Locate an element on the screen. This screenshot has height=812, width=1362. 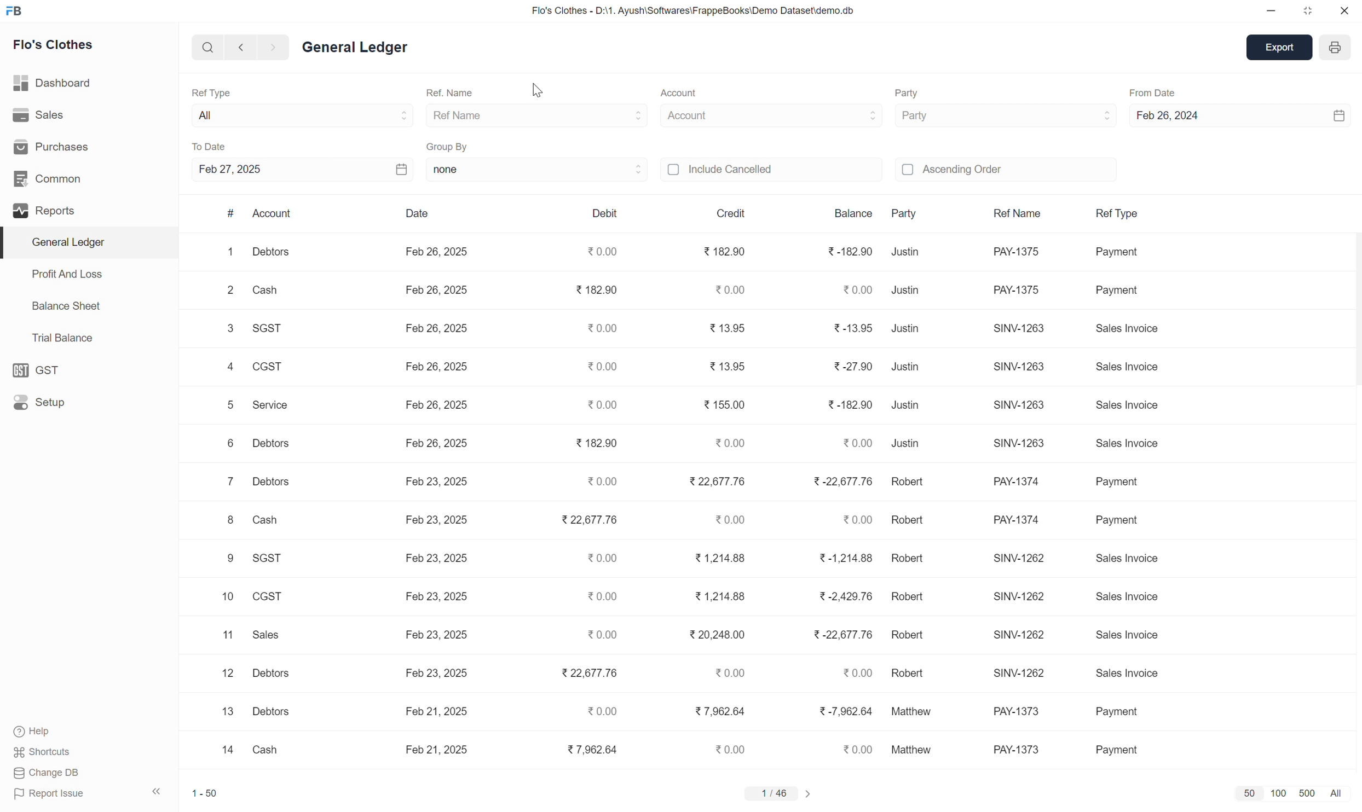
all is located at coordinates (301, 114).